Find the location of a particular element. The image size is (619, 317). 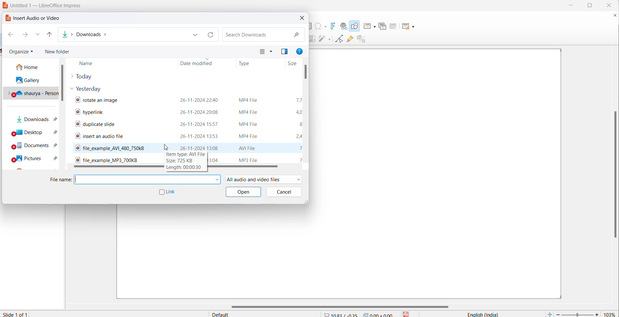

zoom percentage is located at coordinates (610, 313).